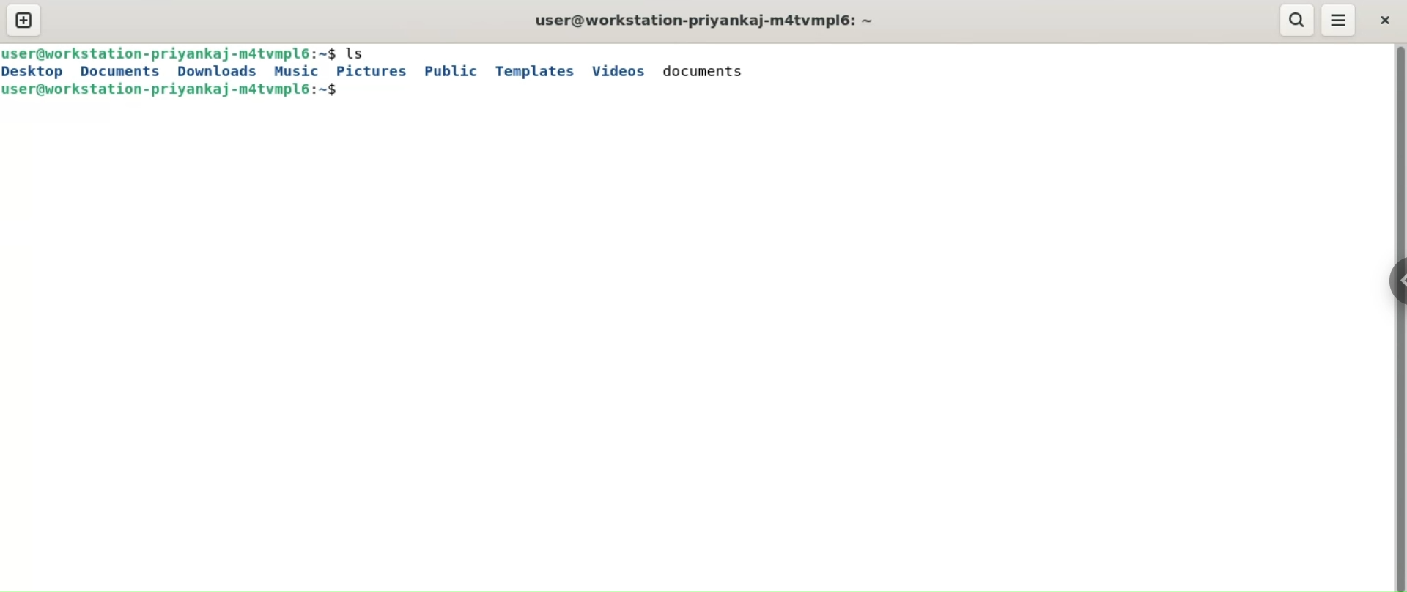 Image resolution: width=1407 pixels, height=592 pixels. What do you see at coordinates (119, 73) in the screenshot?
I see `documents` at bounding box center [119, 73].